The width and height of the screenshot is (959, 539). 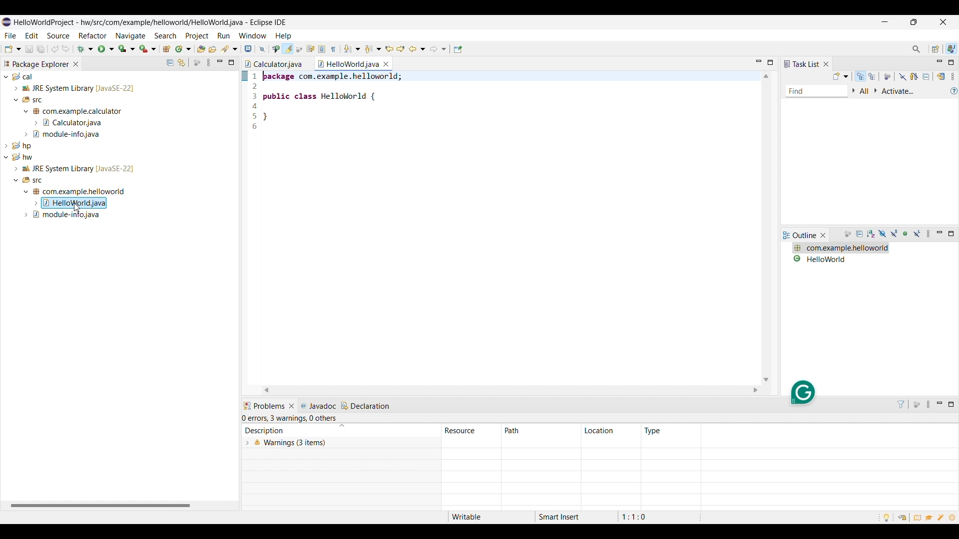 What do you see at coordinates (13, 49) in the screenshot?
I see `New options` at bounding box center [13, 49].